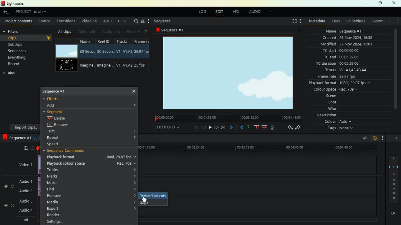 Image resolution: width=401 pixels, height=225 pixels. What do you see at coordinates (7, 12) in the screenshot?
I see `leave` at bounding box center [7, 12].